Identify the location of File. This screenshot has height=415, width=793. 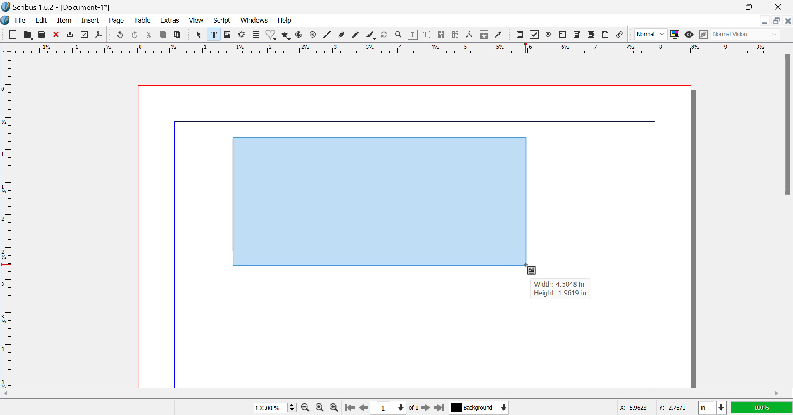
(20, 21).